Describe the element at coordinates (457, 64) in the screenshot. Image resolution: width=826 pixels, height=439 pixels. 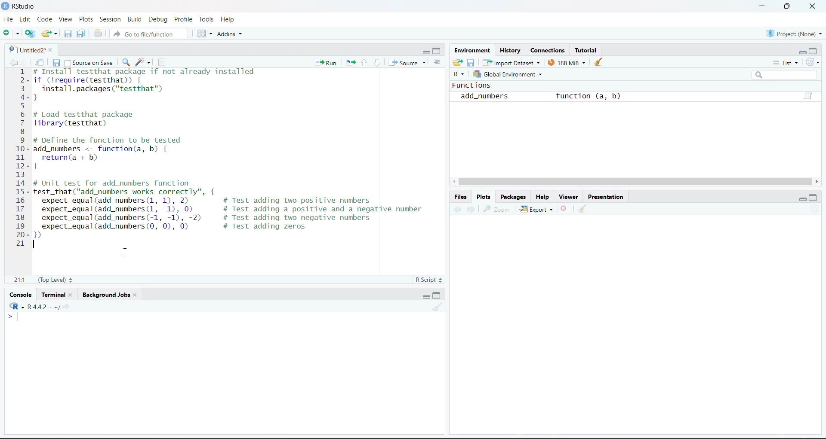
I see `Load workspace` at that location.